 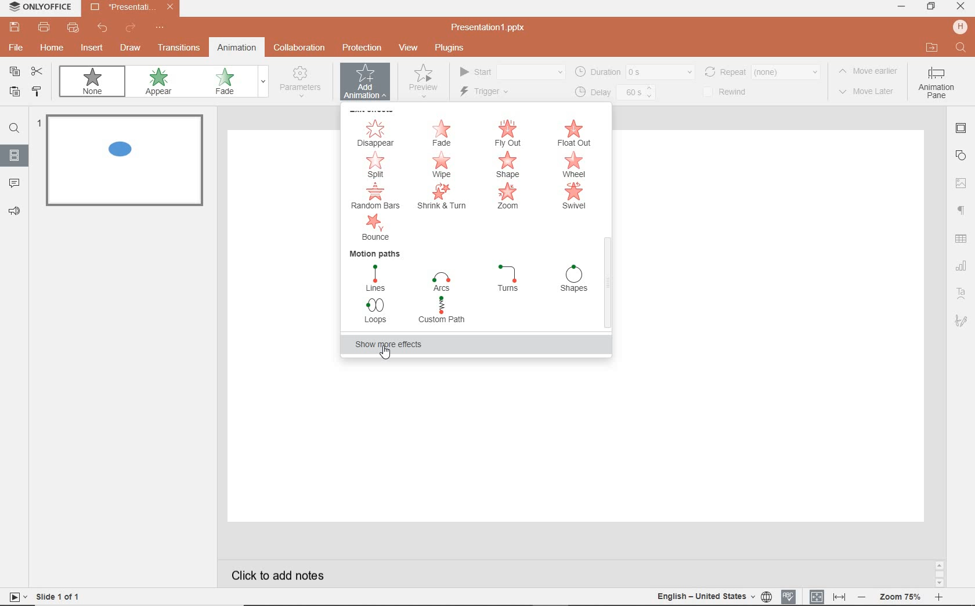 I want to click on file, so click(x=15, y=49).